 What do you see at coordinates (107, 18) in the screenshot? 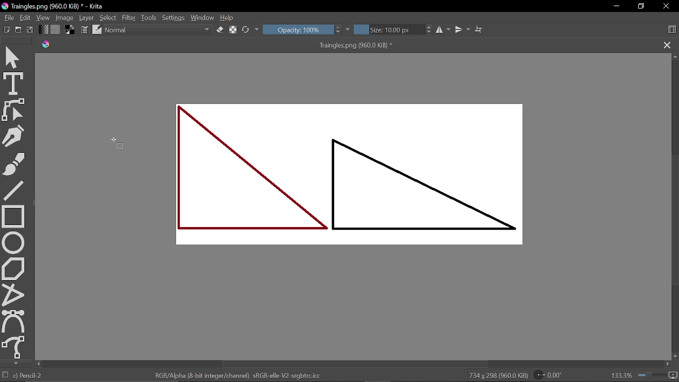
I see `Select` at bounding box center [107, 18].